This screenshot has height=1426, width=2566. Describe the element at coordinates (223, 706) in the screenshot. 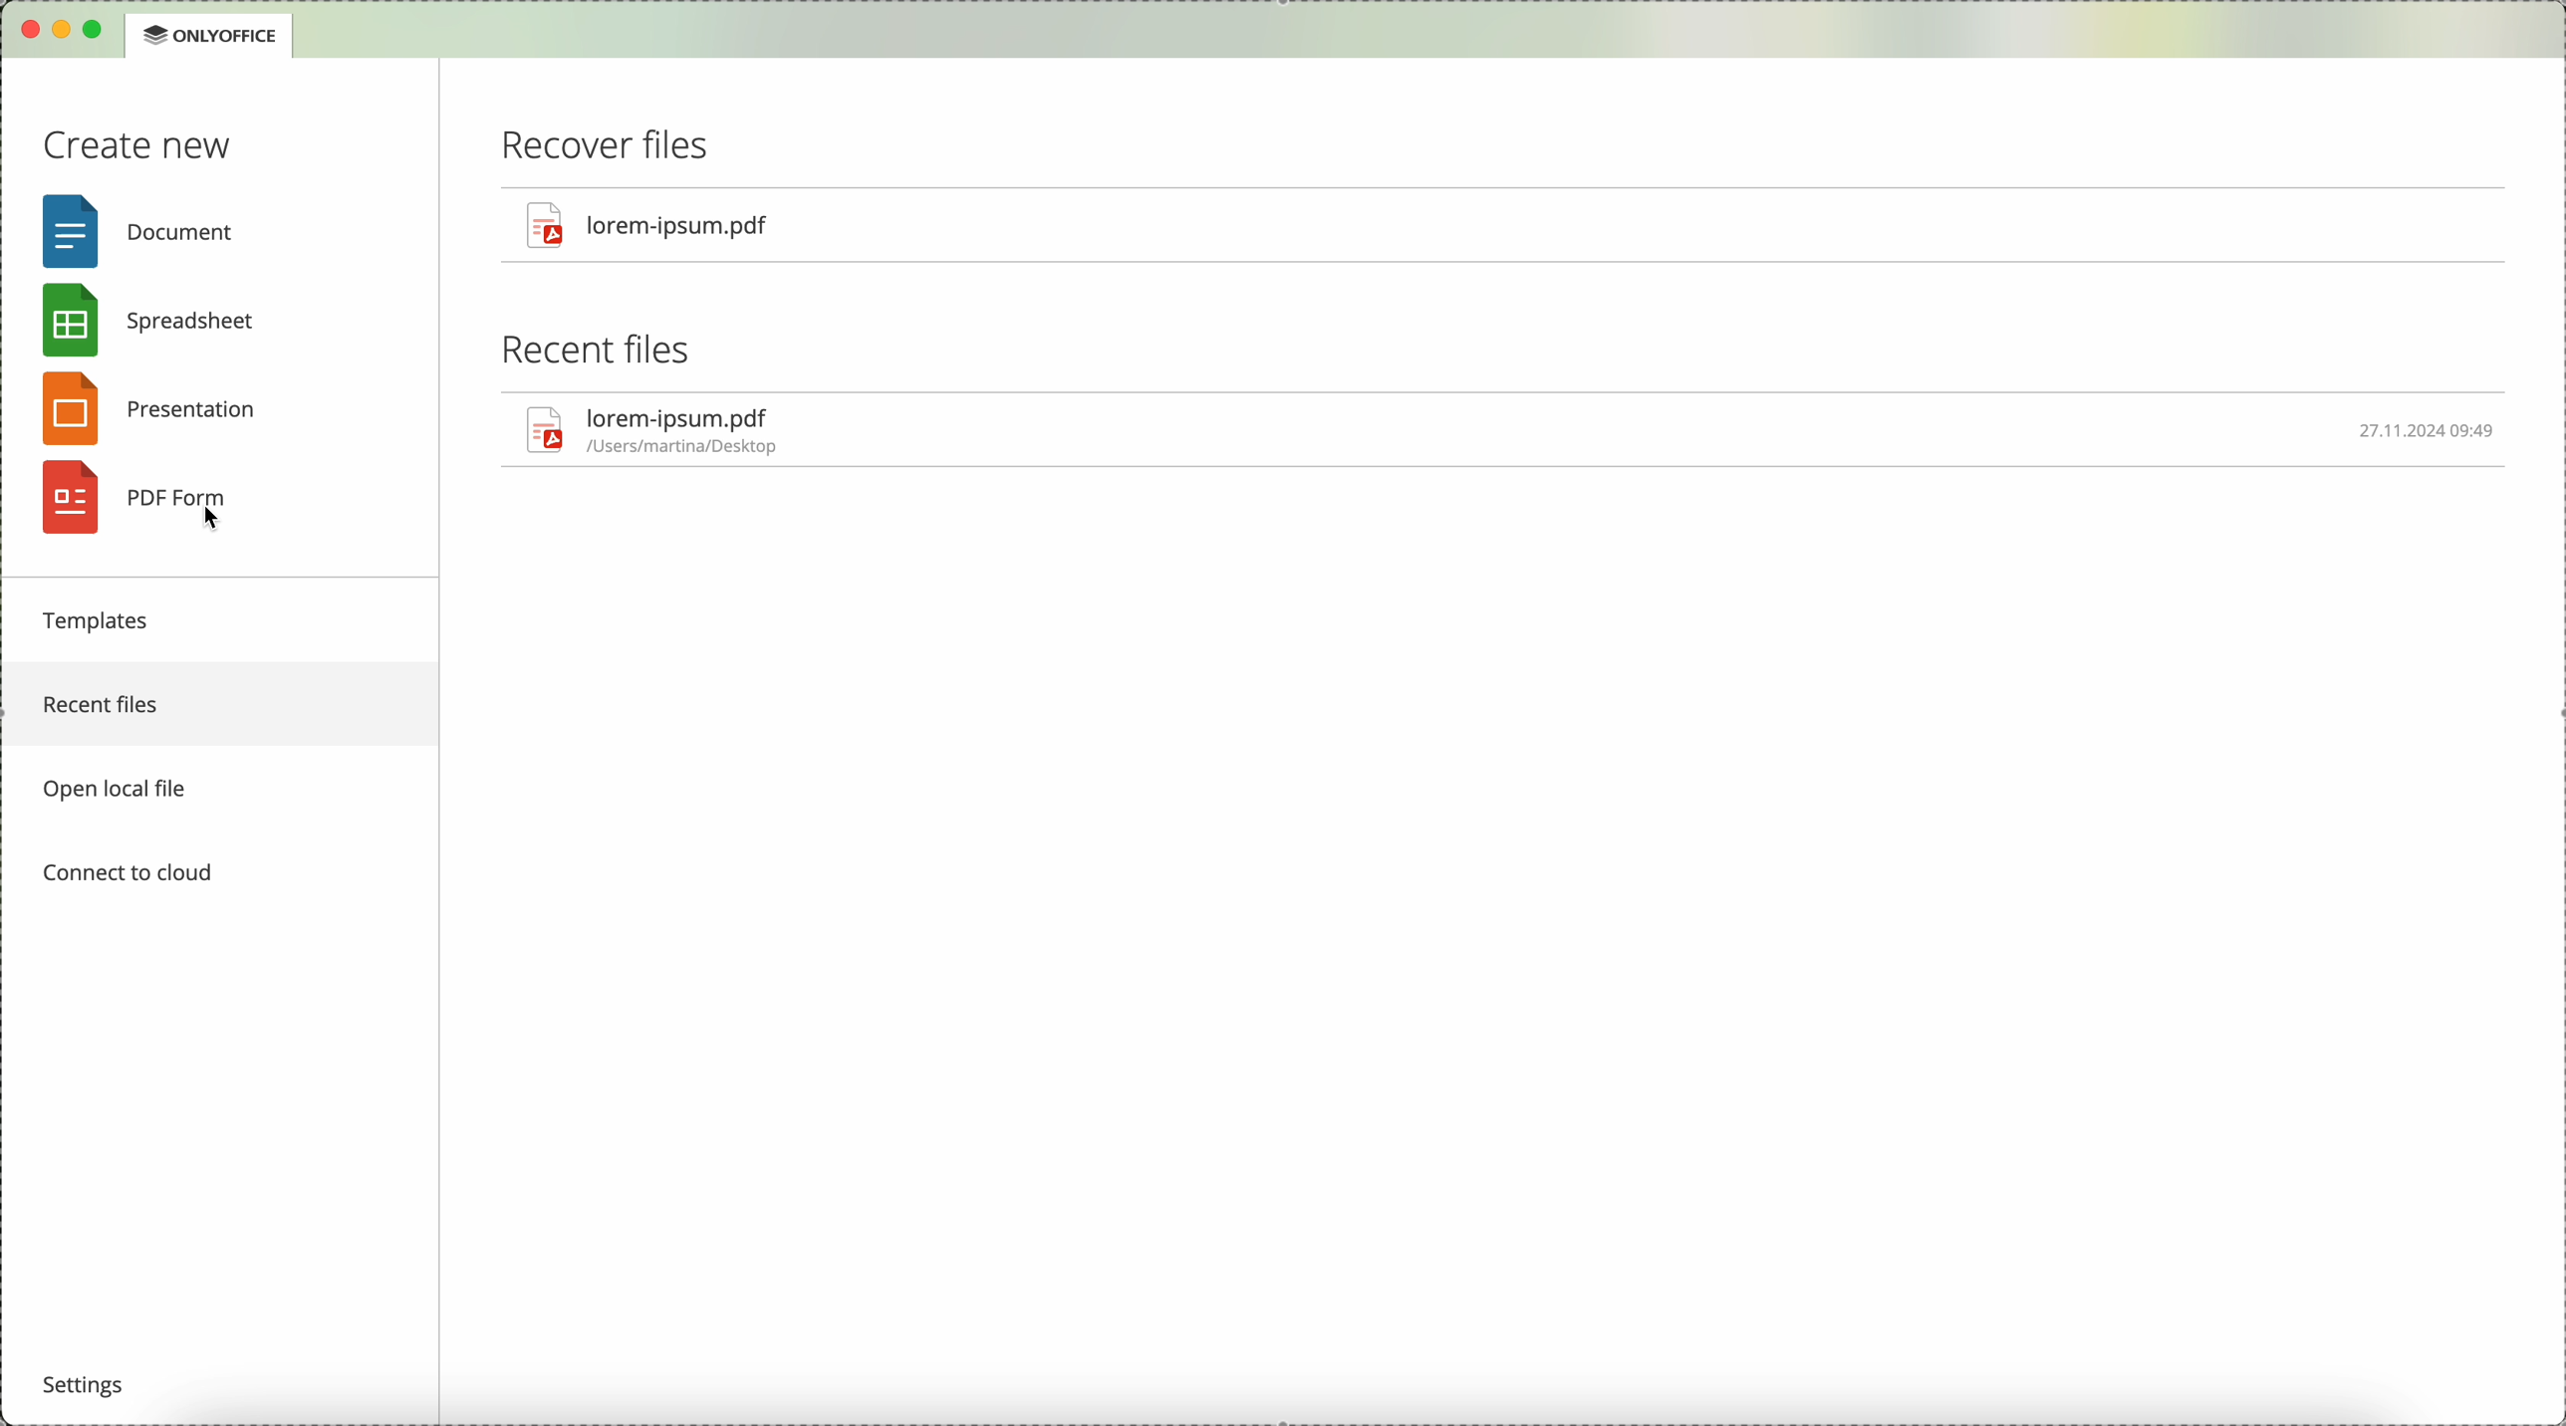

I see `recent files` at that location.